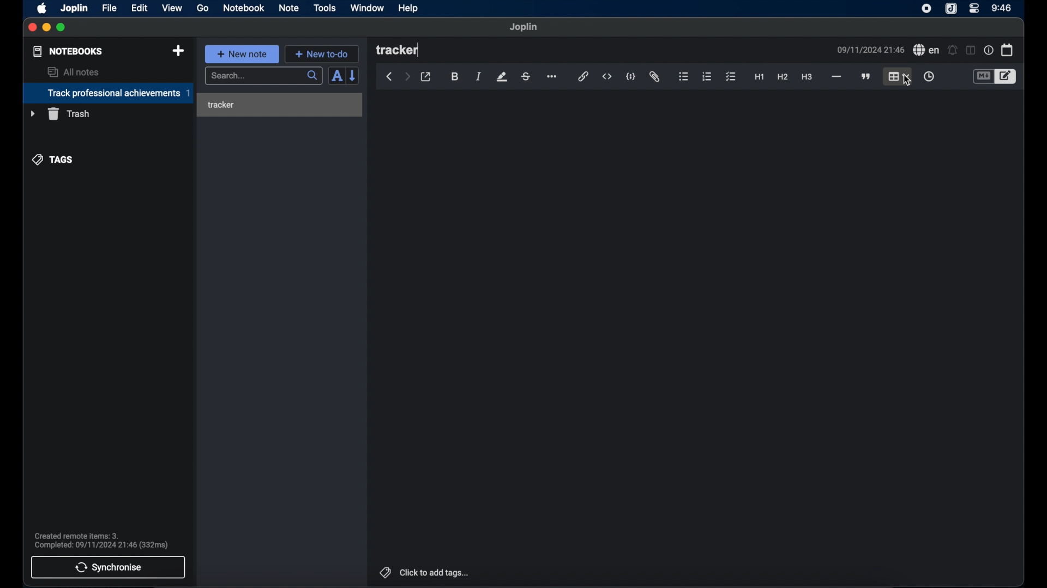 Image resolution: width=1047 pixels, height=588 pixels. Describe the element at coordinates (242, 53) in the screenshot. I see `new note` at that location.